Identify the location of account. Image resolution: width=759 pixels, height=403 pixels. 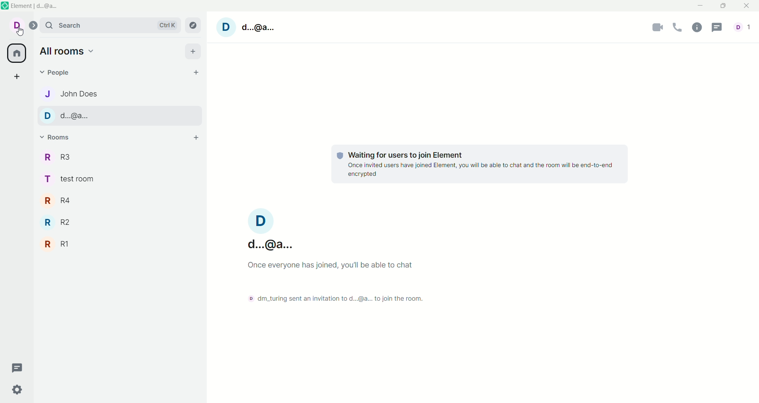
(21, 27).